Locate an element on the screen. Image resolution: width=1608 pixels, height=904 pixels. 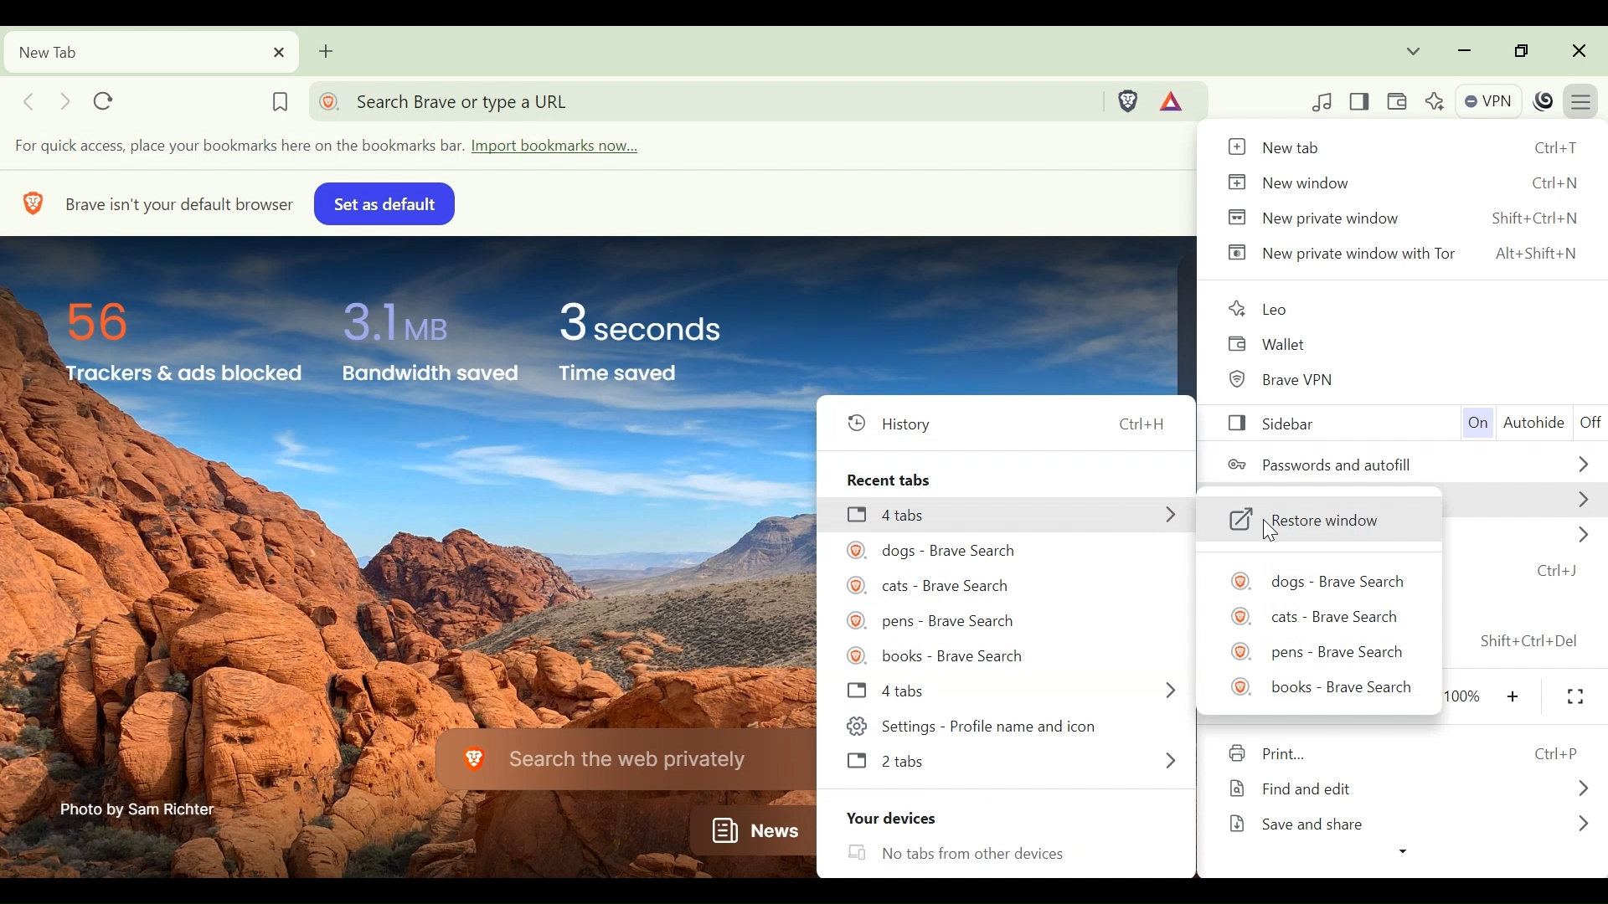
Restore window is located at coordinates (1311, 520).